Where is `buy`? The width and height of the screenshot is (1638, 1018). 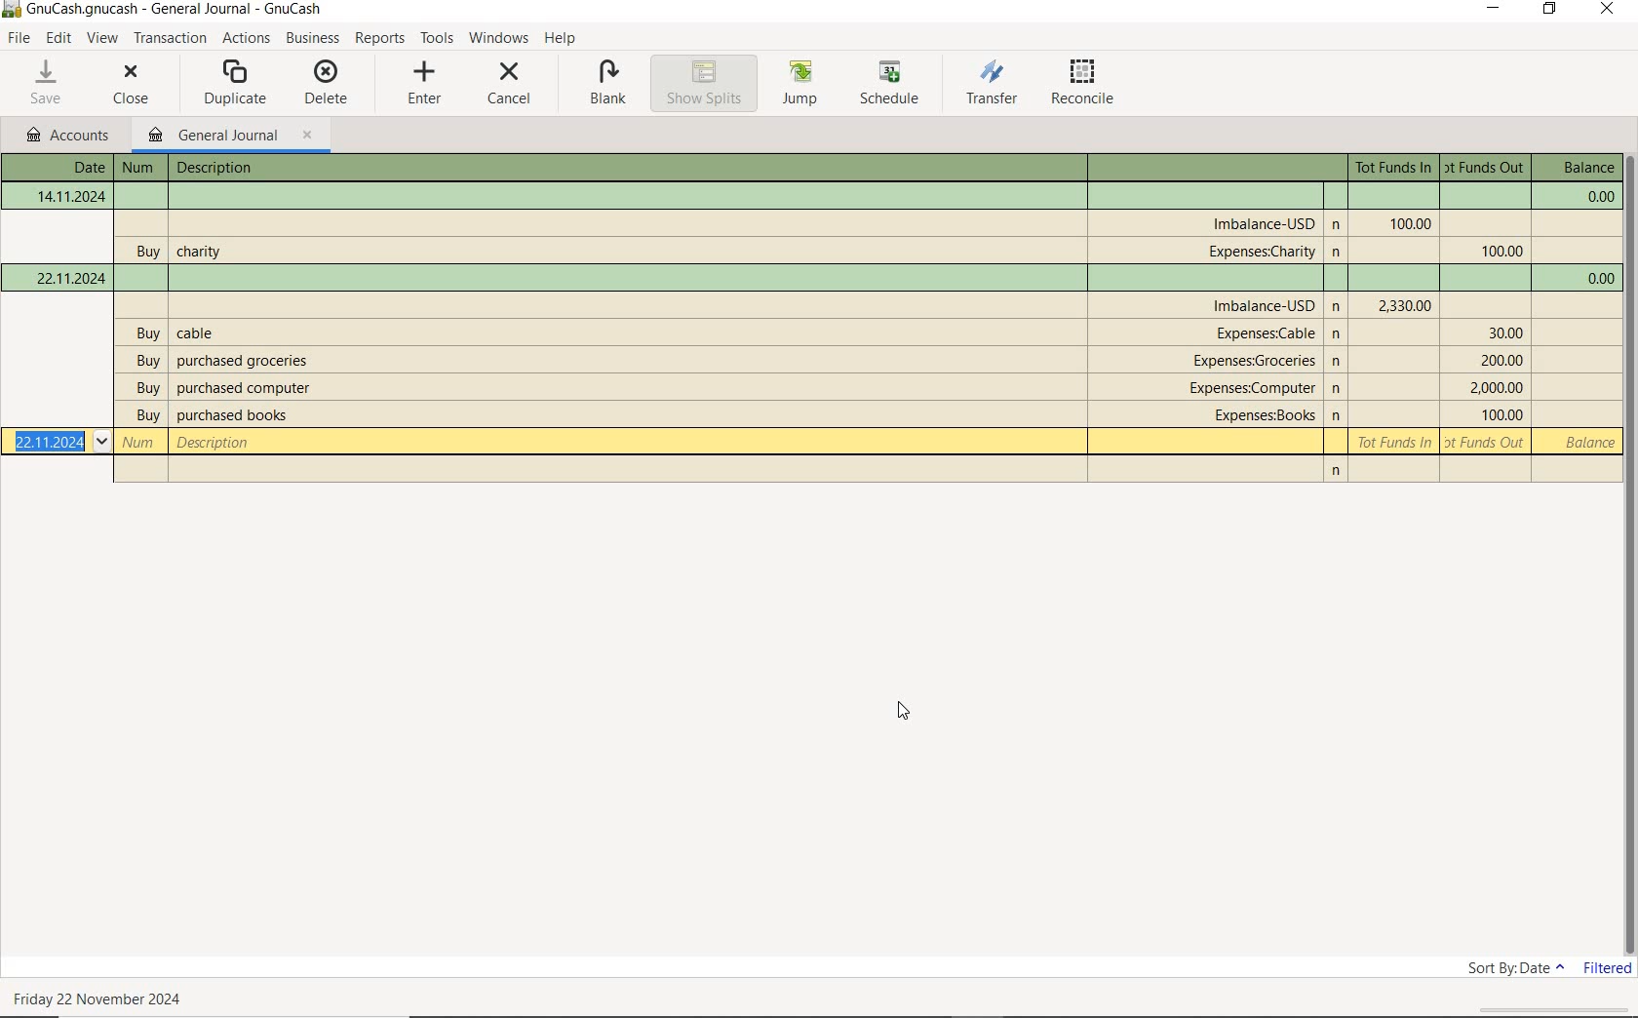 buy is located at coordinates (149, 335).